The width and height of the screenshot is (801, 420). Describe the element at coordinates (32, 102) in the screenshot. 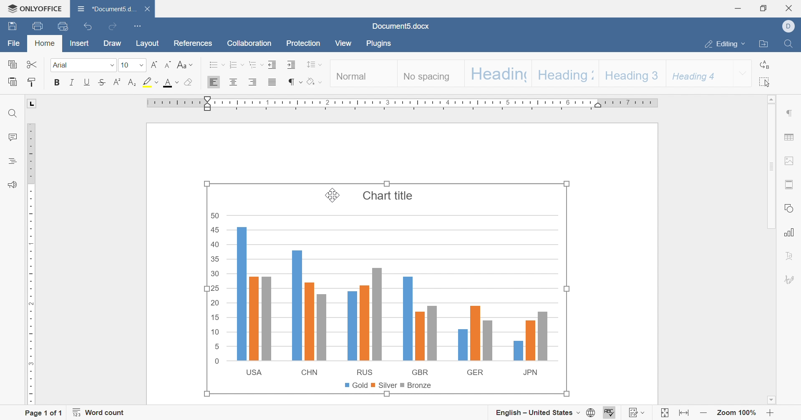

I see `L` at that location.